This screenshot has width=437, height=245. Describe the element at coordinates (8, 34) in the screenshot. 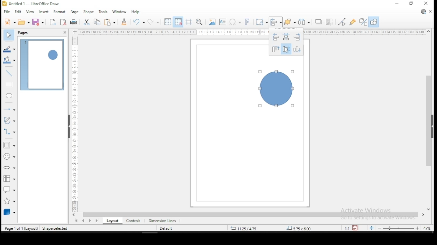

I see `select` at that location.